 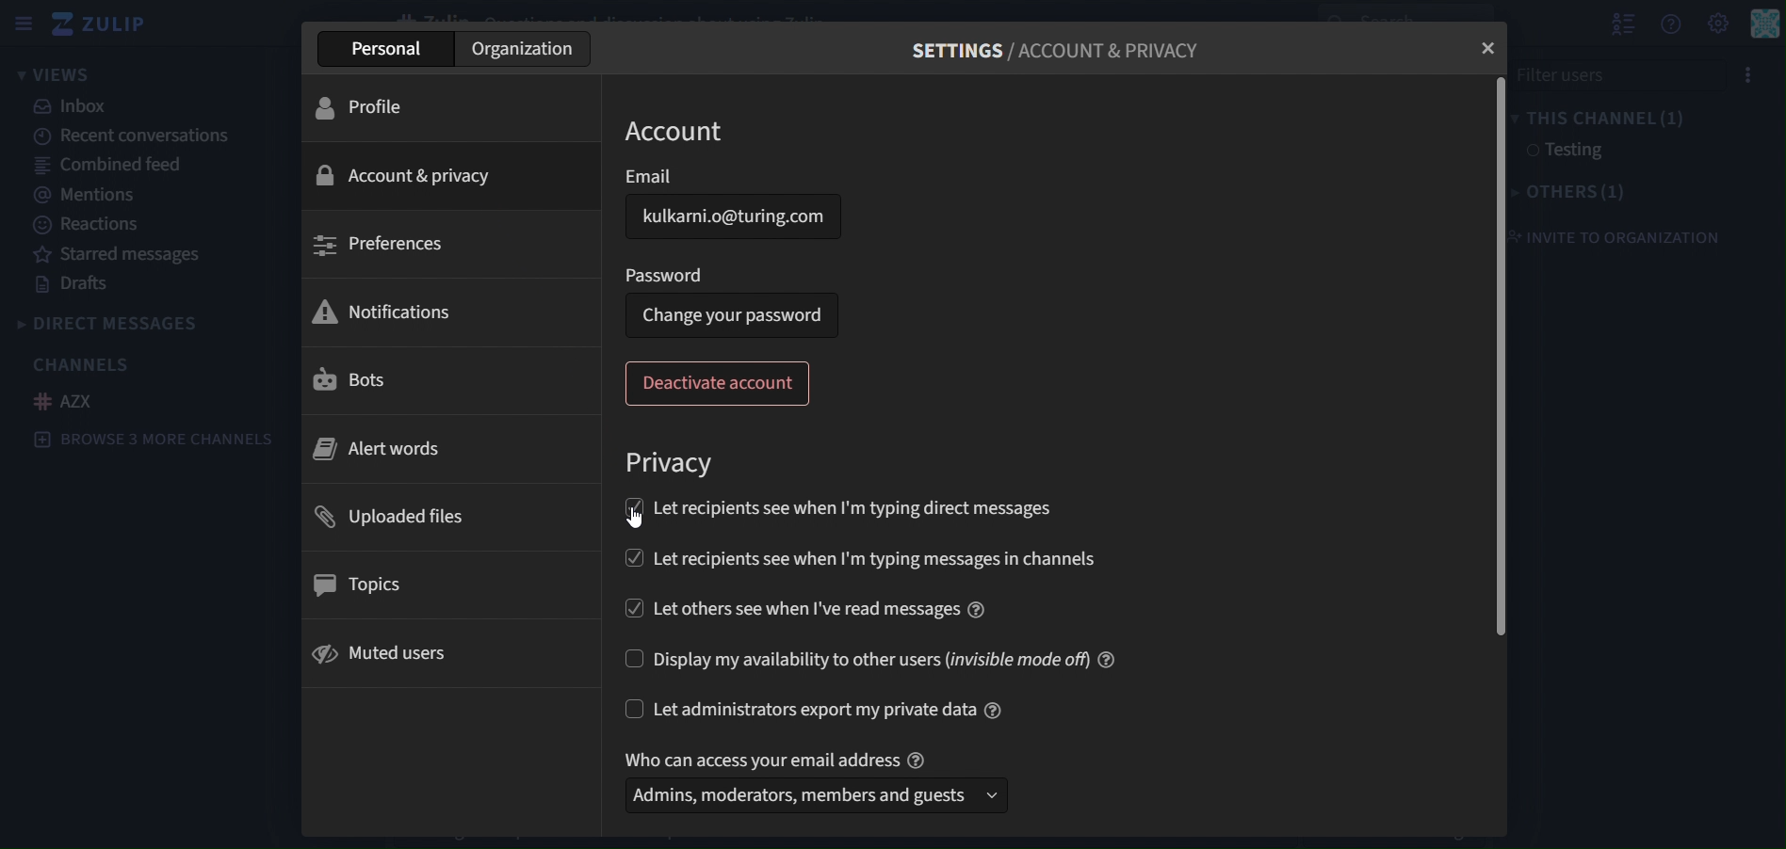 I want to click on topics, so click(x=364, y=584).